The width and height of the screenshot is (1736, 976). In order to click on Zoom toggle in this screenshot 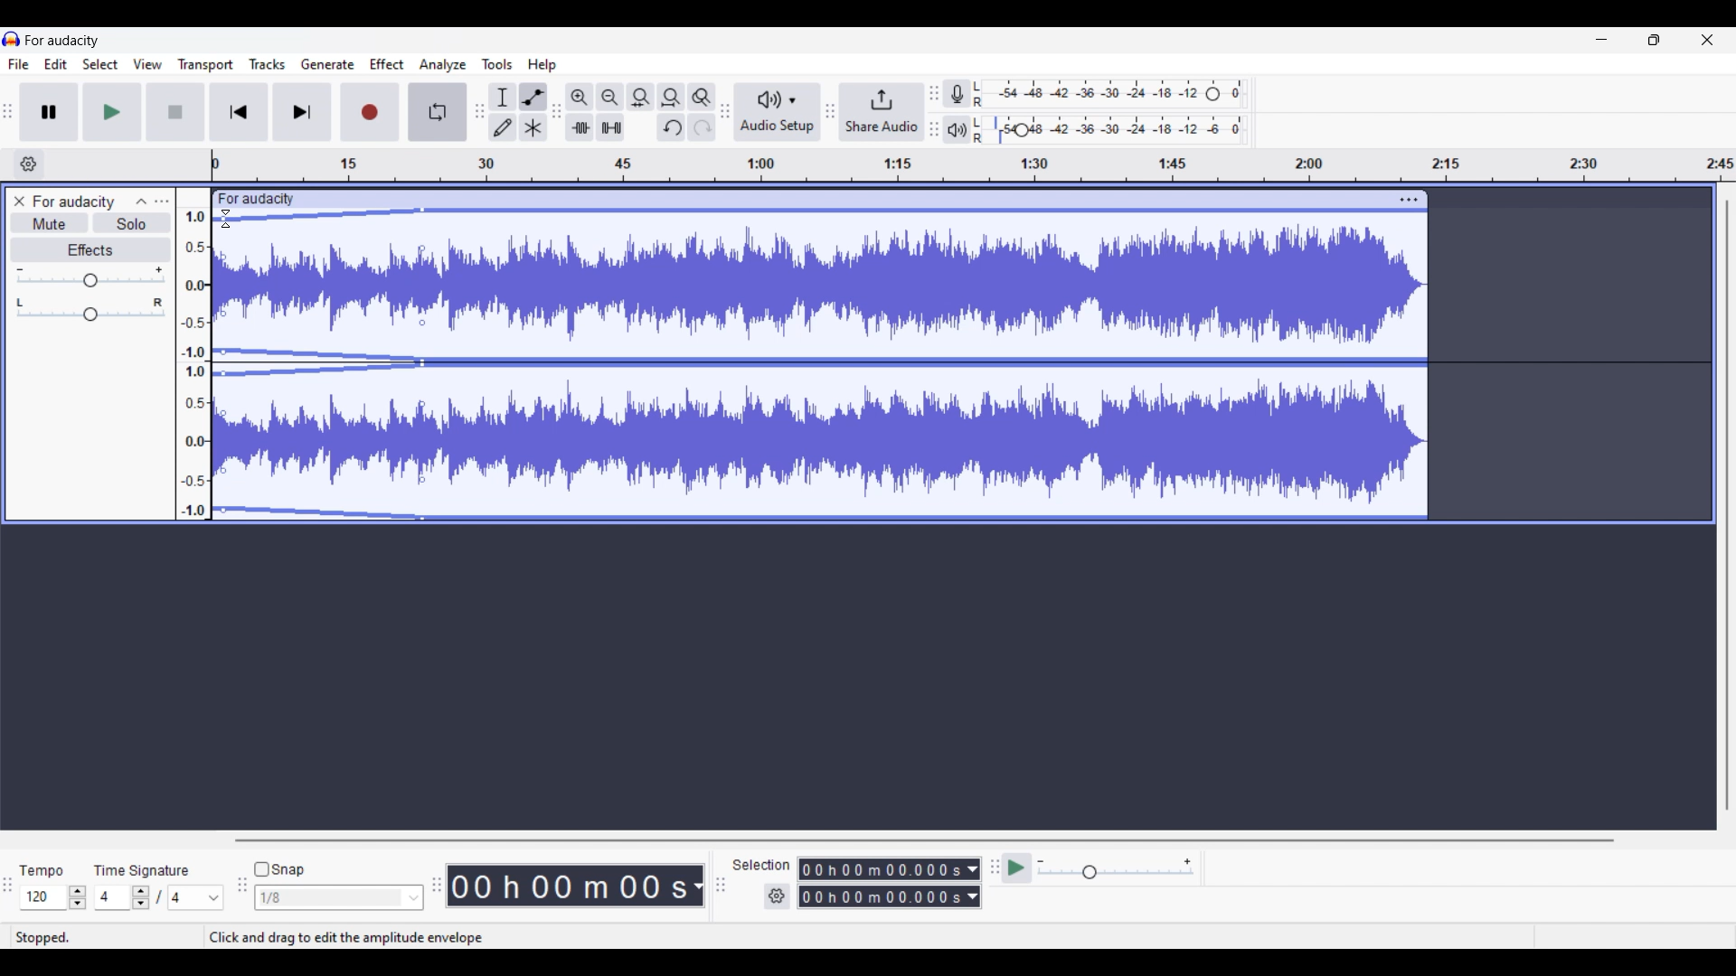, I will do `click(702, 97)`.